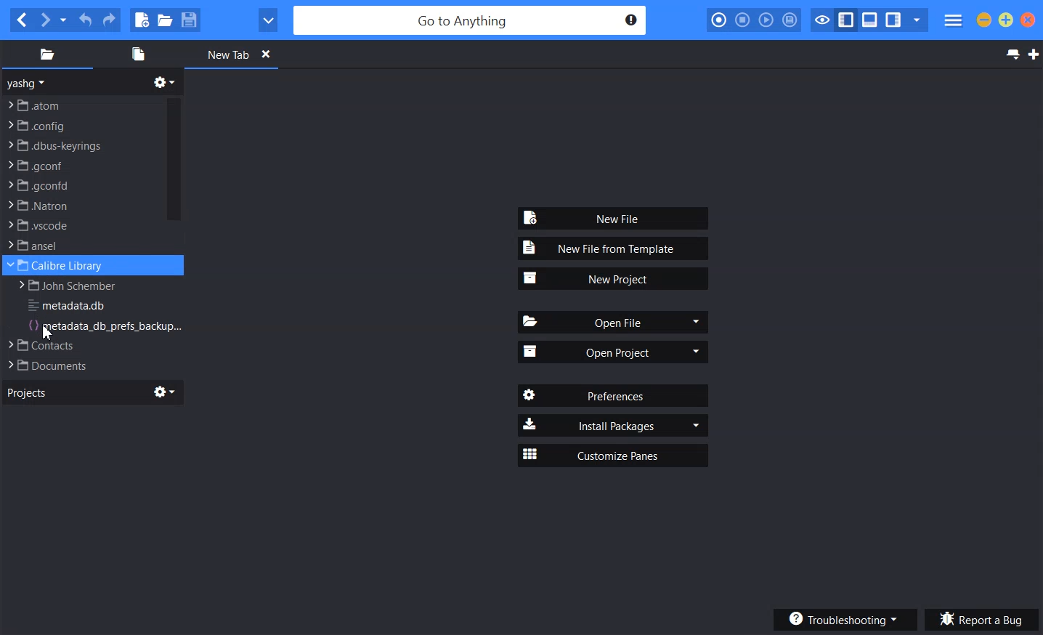 This screenshot has height=635, width=1043. What do you see at coordinates (984, 20) in the screenshot?
I see `Minimize` at bounding box center [984, 20].